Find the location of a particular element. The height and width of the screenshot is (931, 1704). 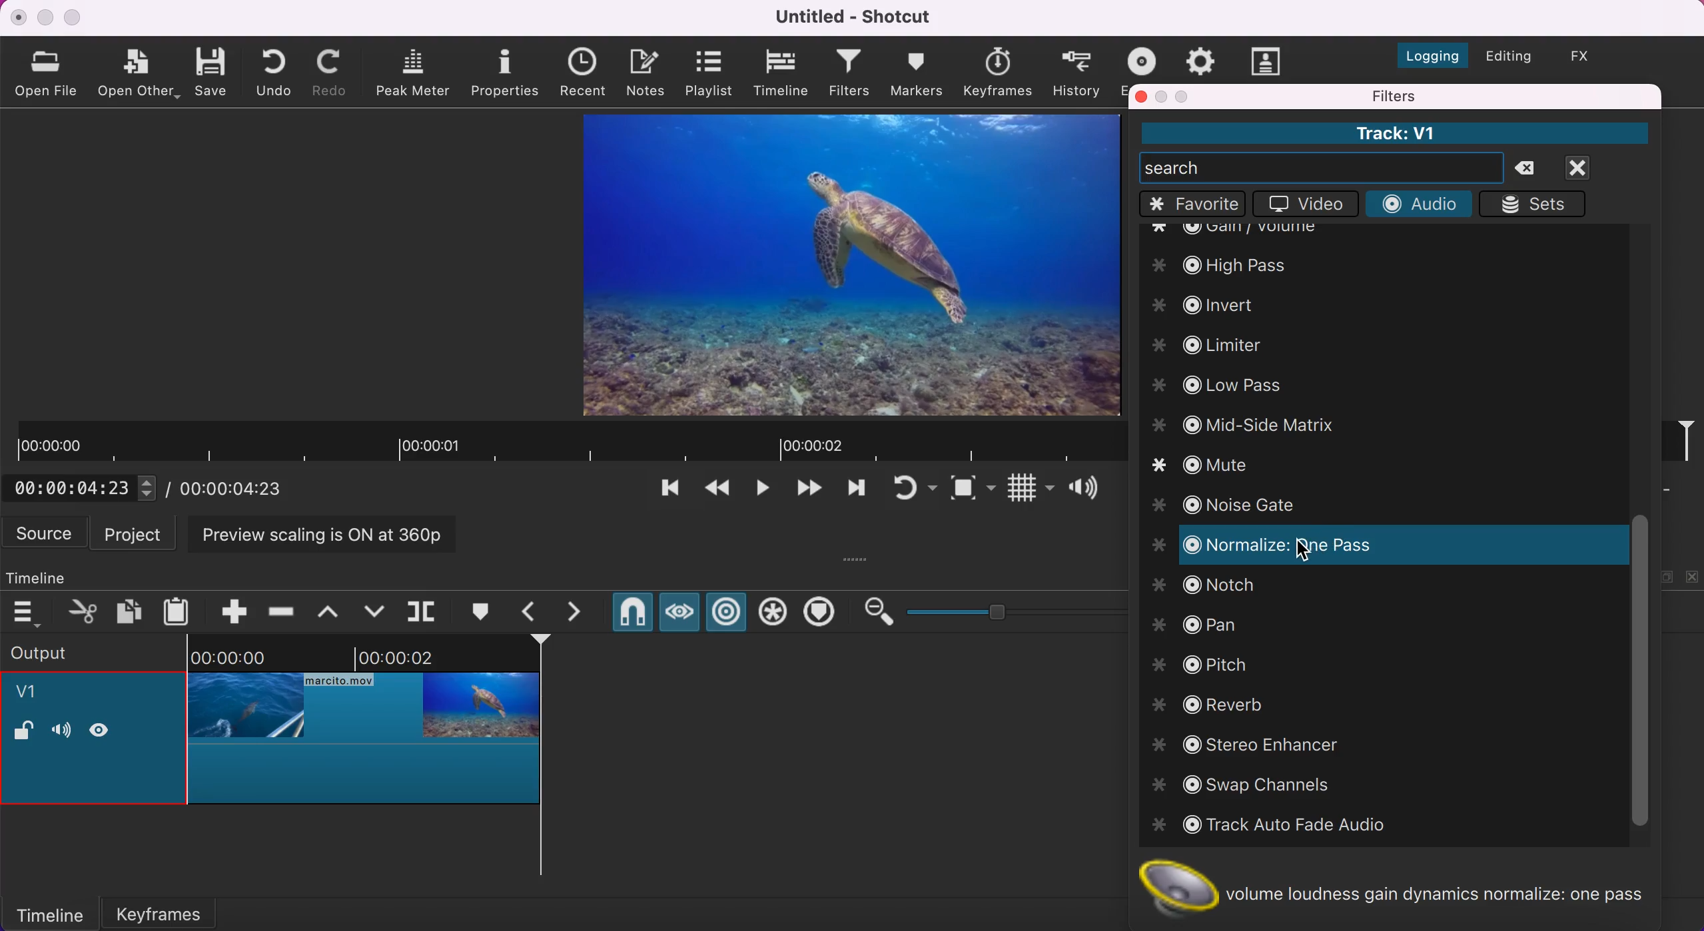

snap is located at coordinates (632, 615).